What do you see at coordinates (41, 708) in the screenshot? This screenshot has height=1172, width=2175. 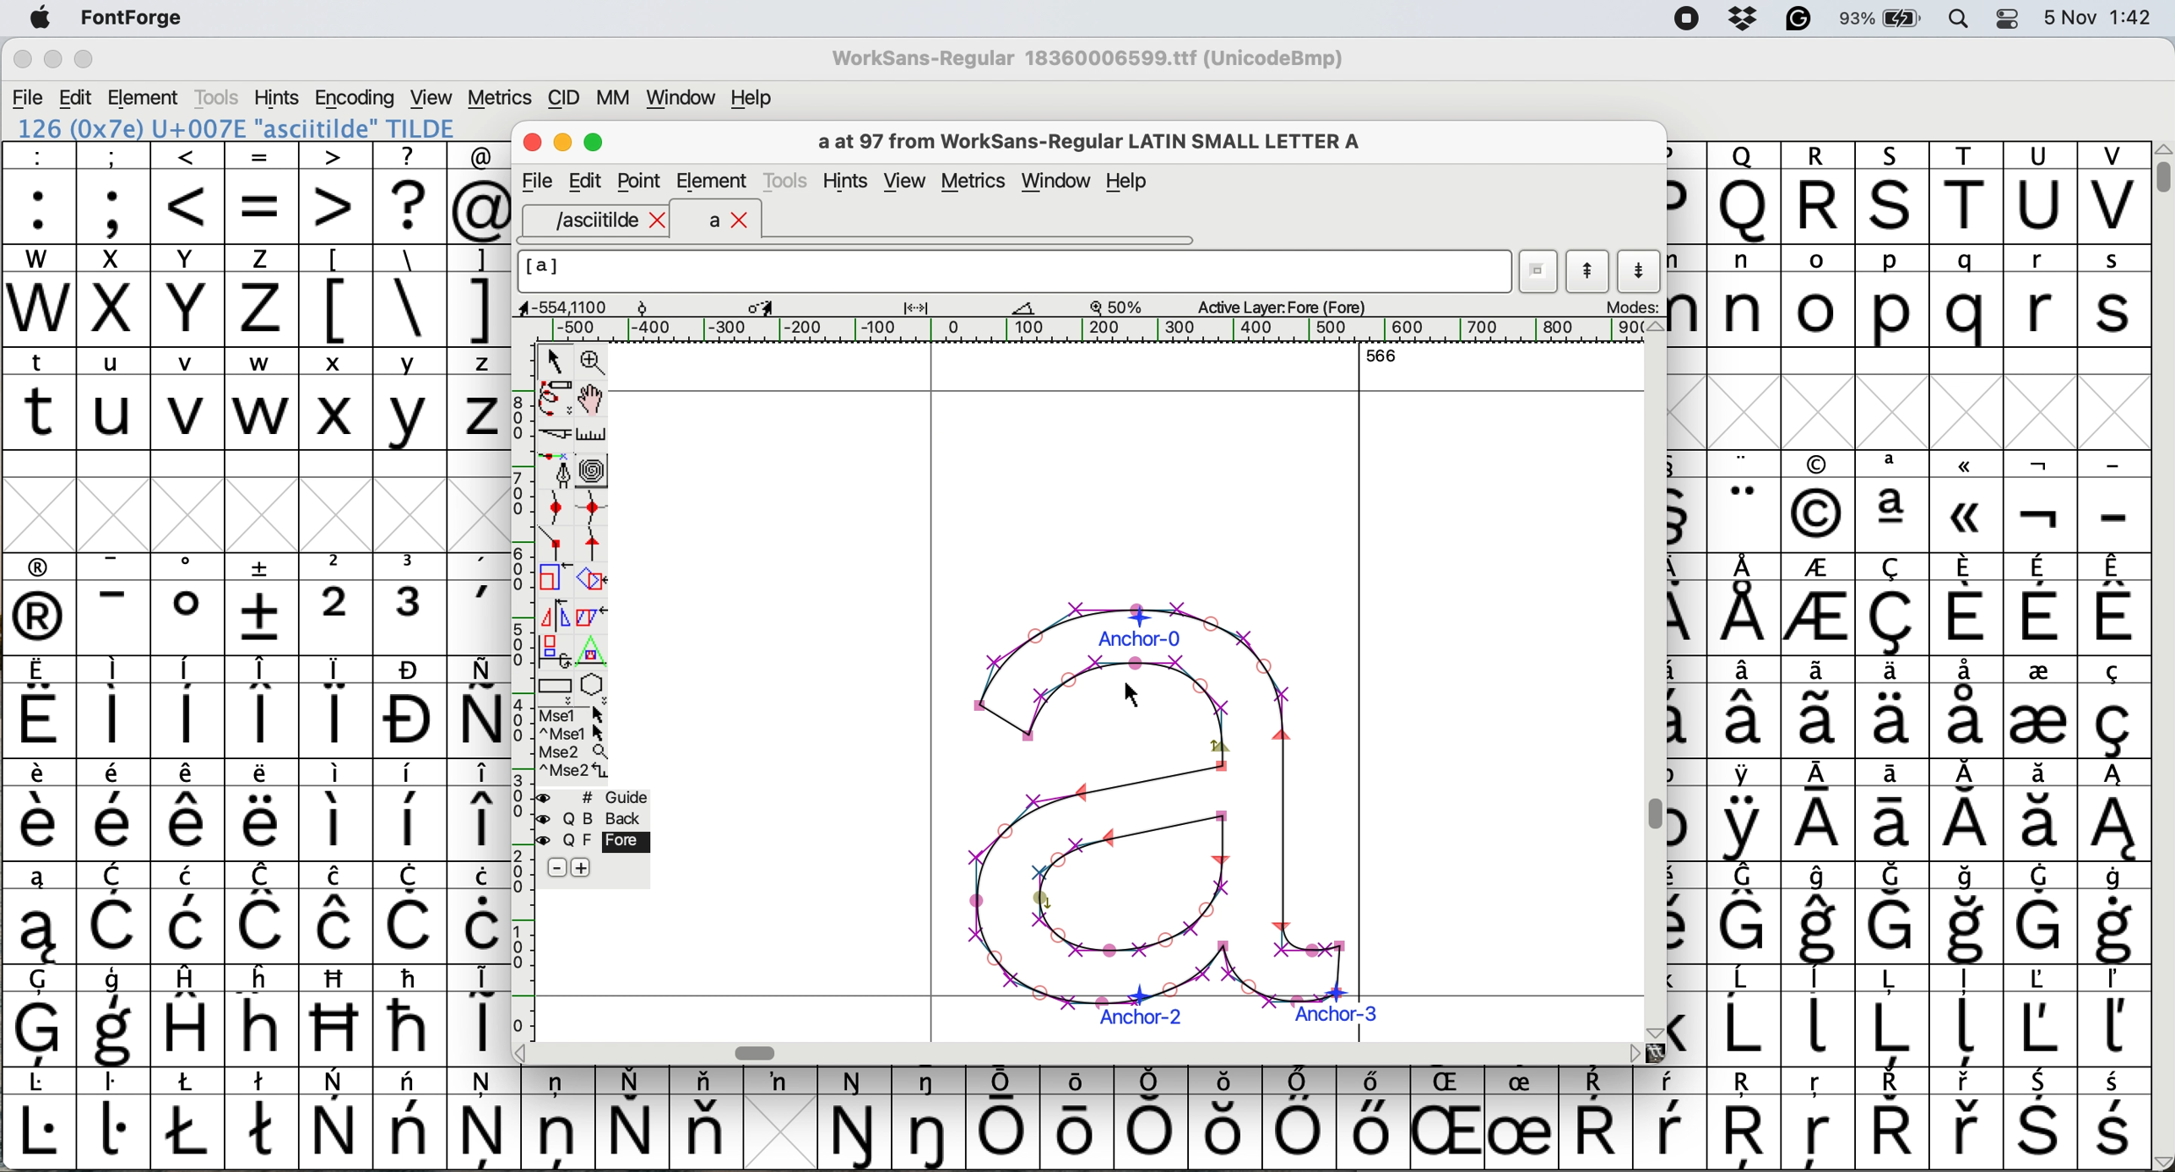 I see `symbol` at bounding box center [41, 708].